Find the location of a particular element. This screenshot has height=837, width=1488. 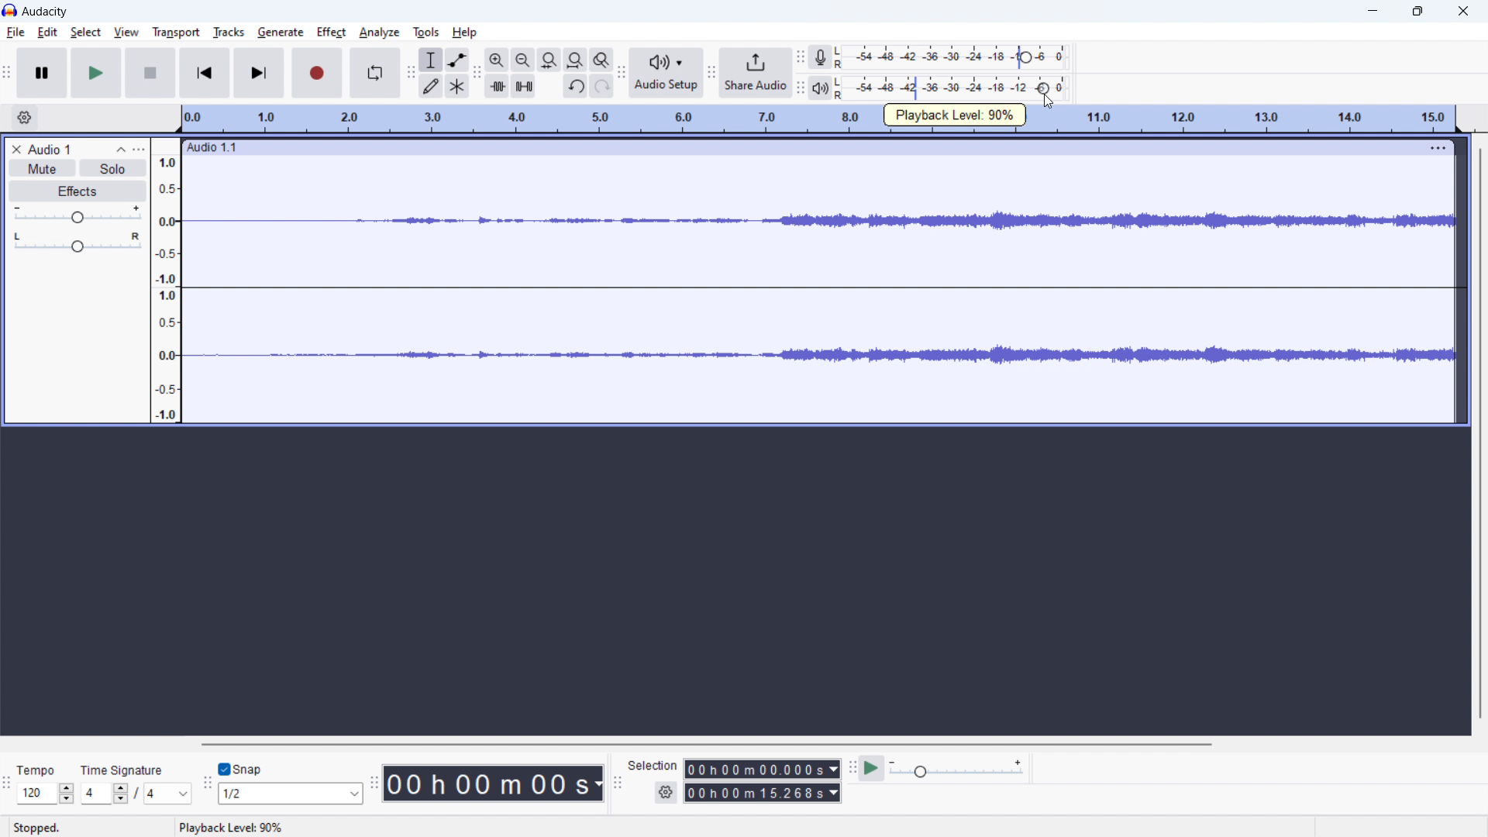

time toolbar is located at coordinates (374, 783).